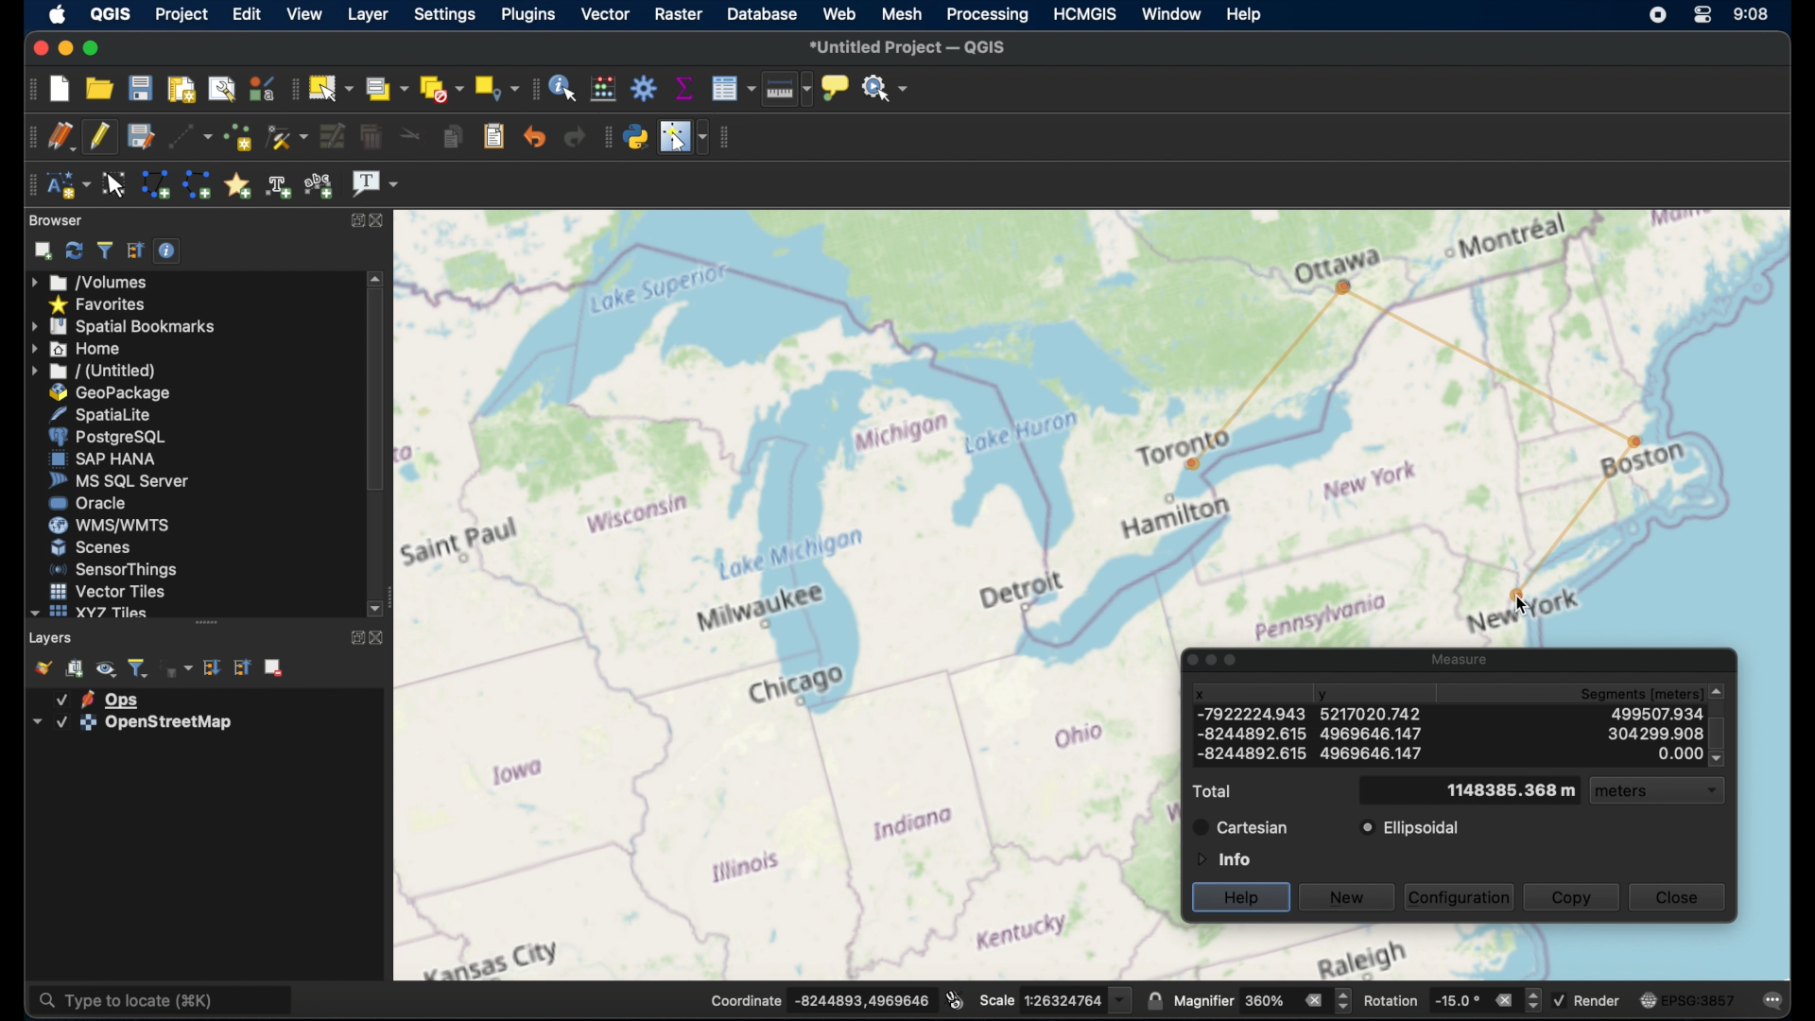 The image size is (1815, 1021). I want to click on new print layout, so click(181, 86).